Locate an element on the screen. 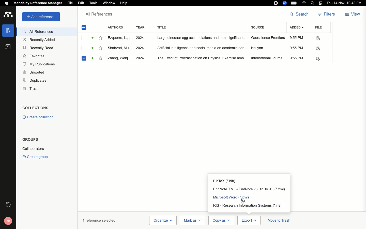  PDF is located at coordinates (317, 38).